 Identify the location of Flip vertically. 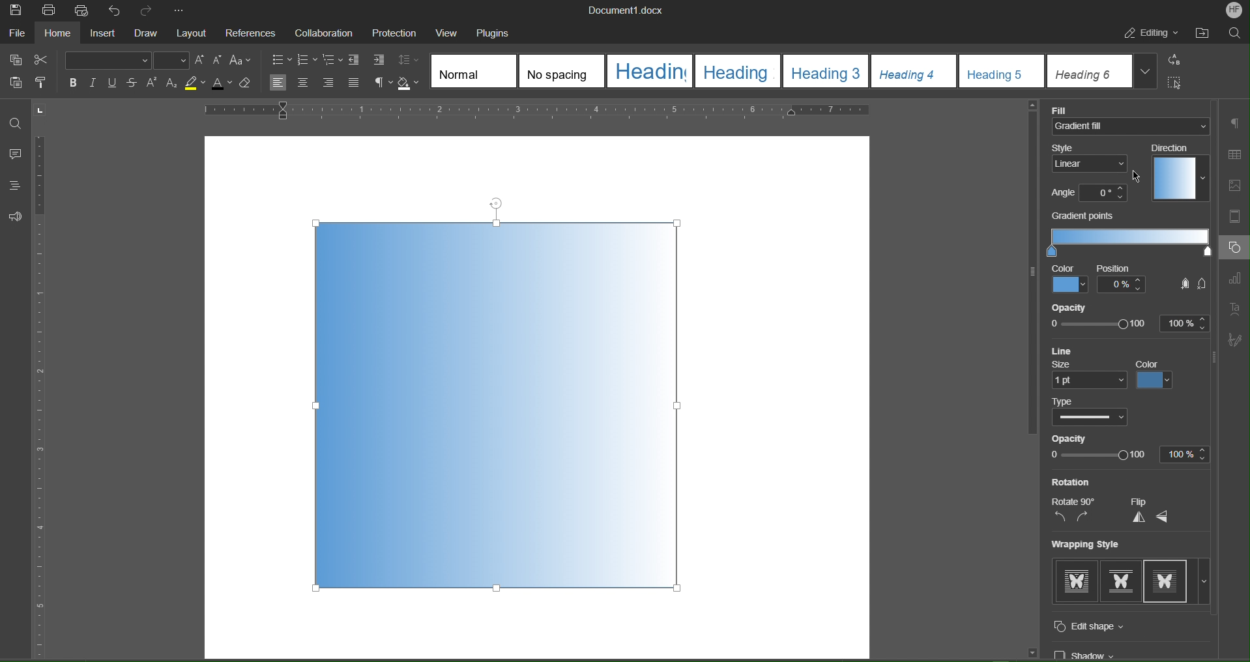
(1135, 518).